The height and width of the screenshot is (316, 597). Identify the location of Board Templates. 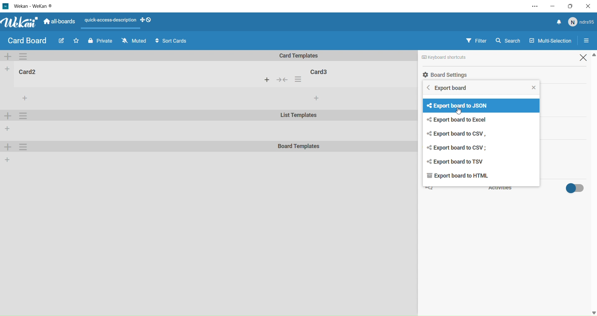
(299, 147).